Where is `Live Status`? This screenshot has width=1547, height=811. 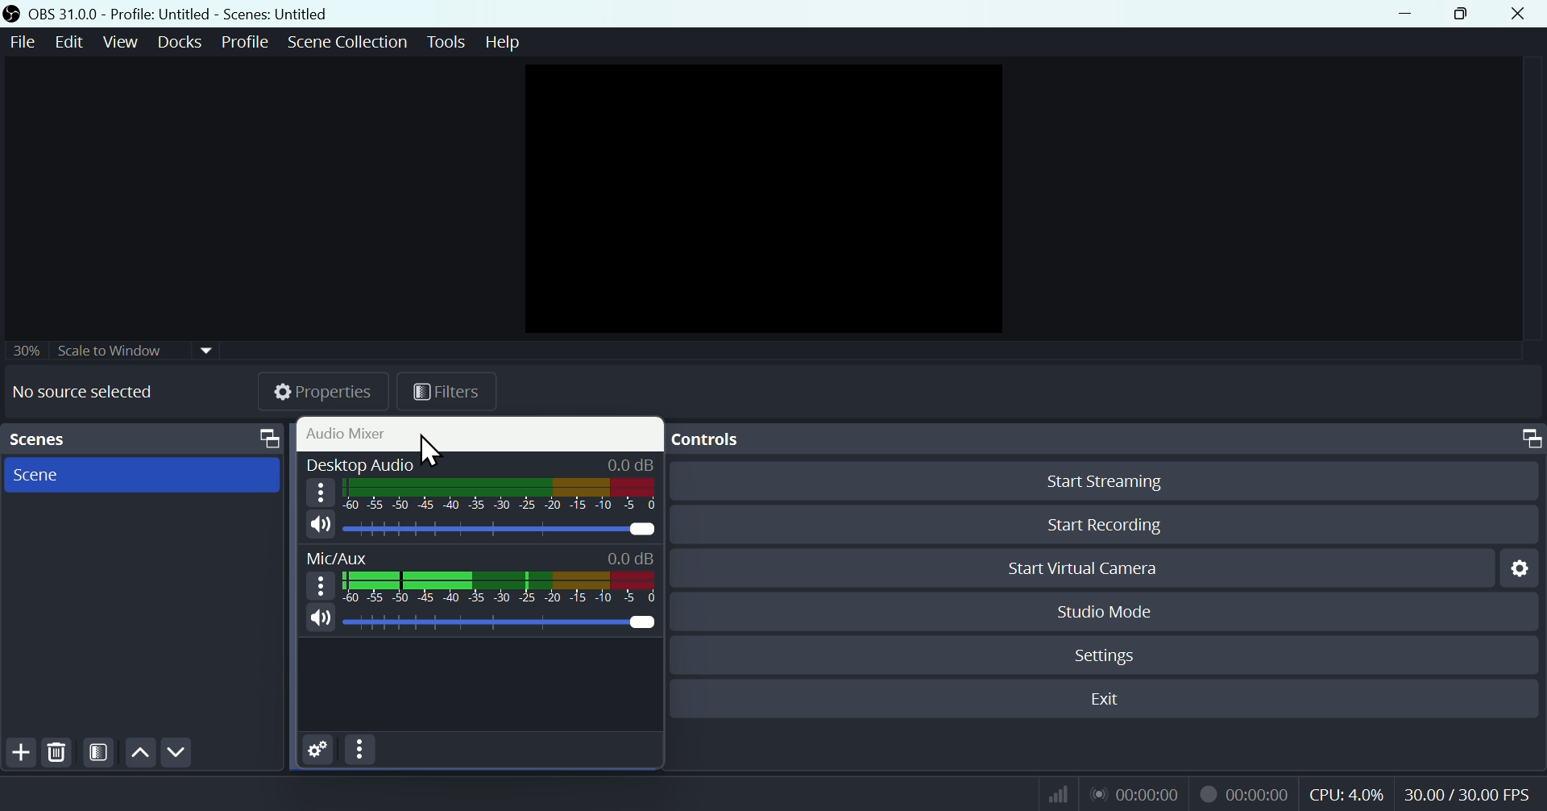
Live Status is located at coordinates (1137, 793).